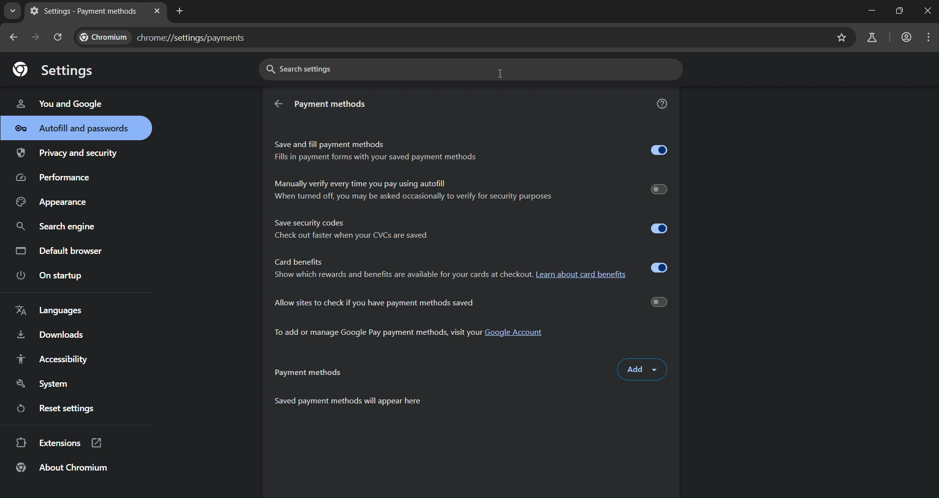 The height and width of the screenshot is (498, 939). Describe the element at coordinates (61, 69) in the screenshot. I see `settings` at that location.